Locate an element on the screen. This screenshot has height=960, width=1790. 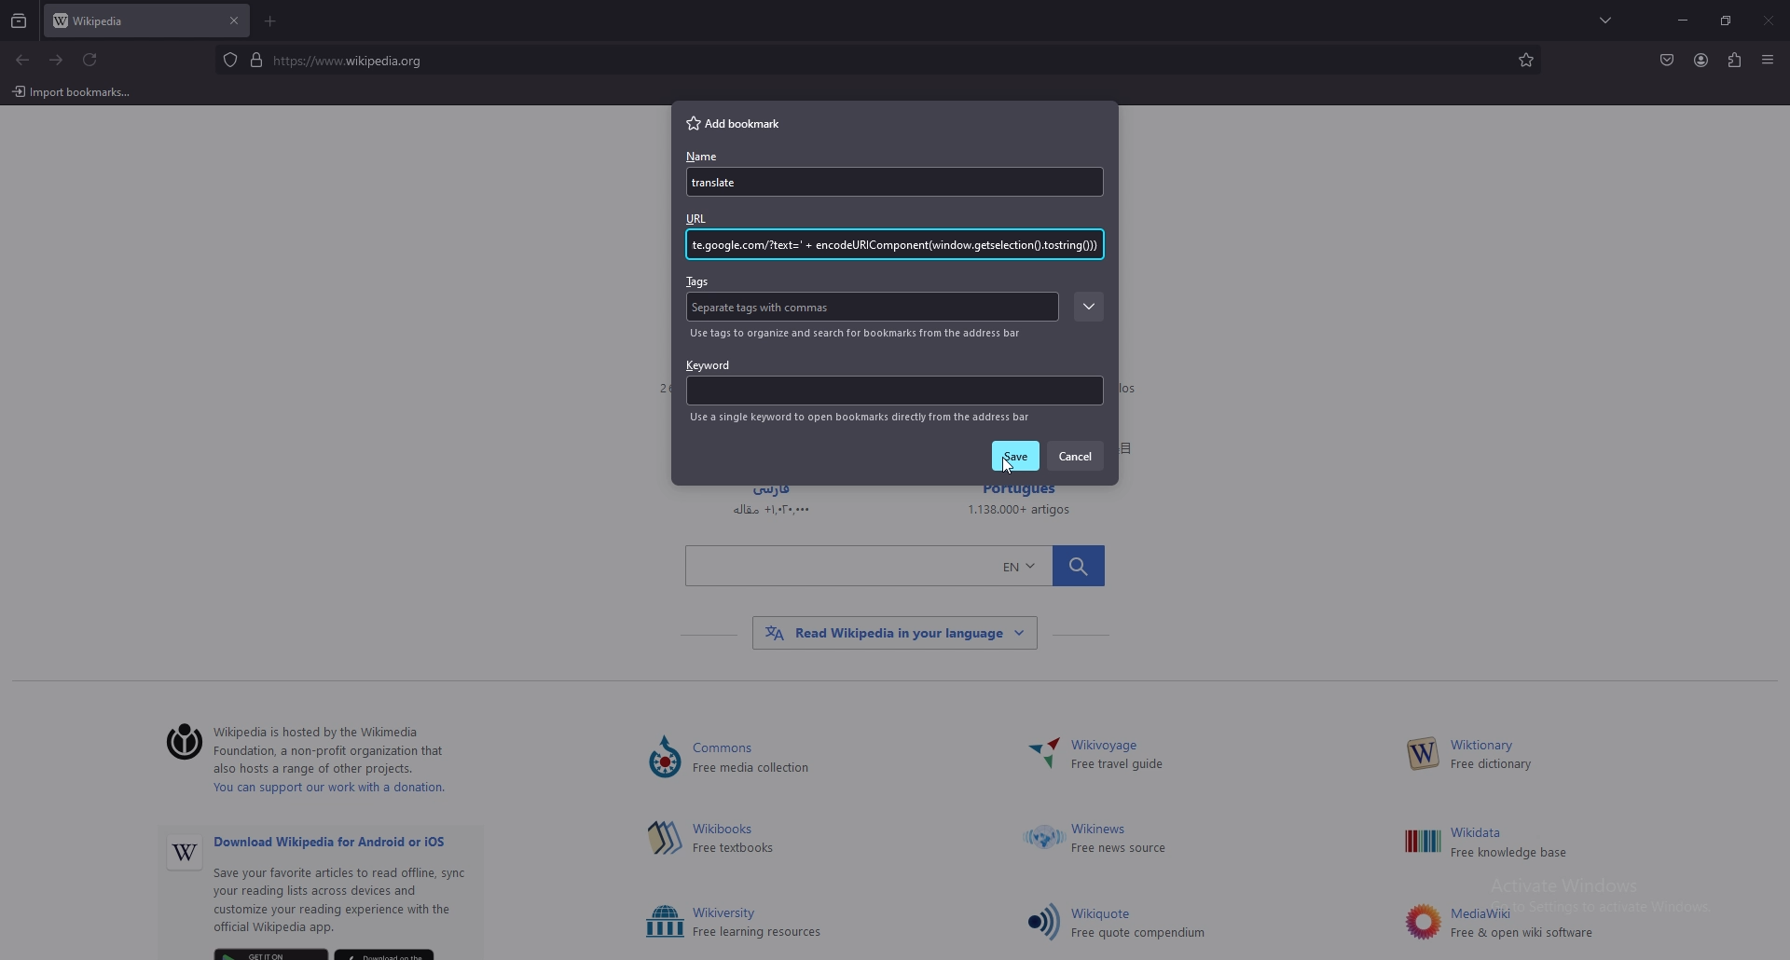
 is located at coordinates (760, 923).